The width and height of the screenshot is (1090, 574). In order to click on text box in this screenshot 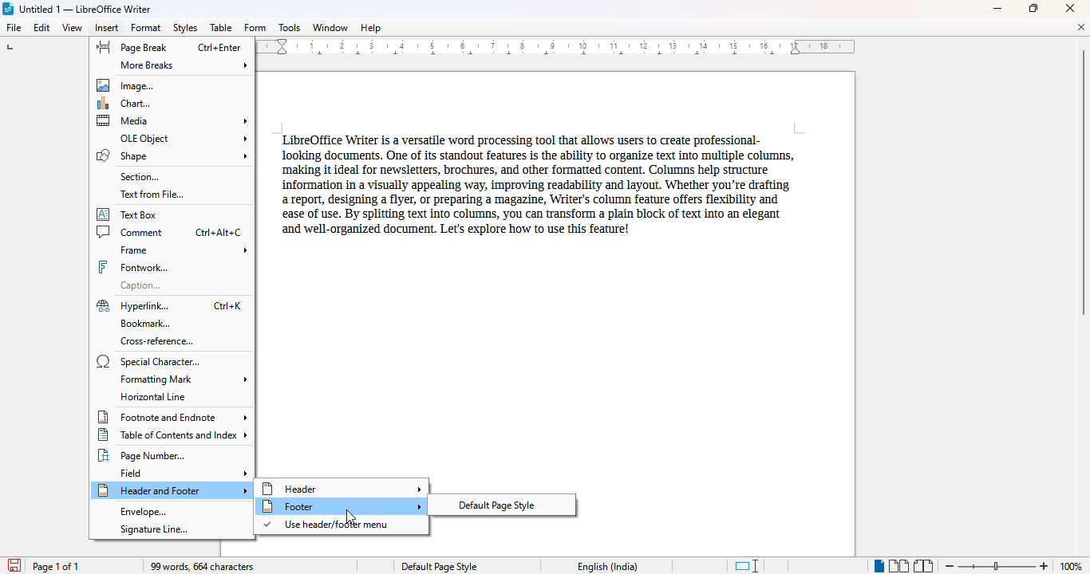, I will do `click(132, 214)`.